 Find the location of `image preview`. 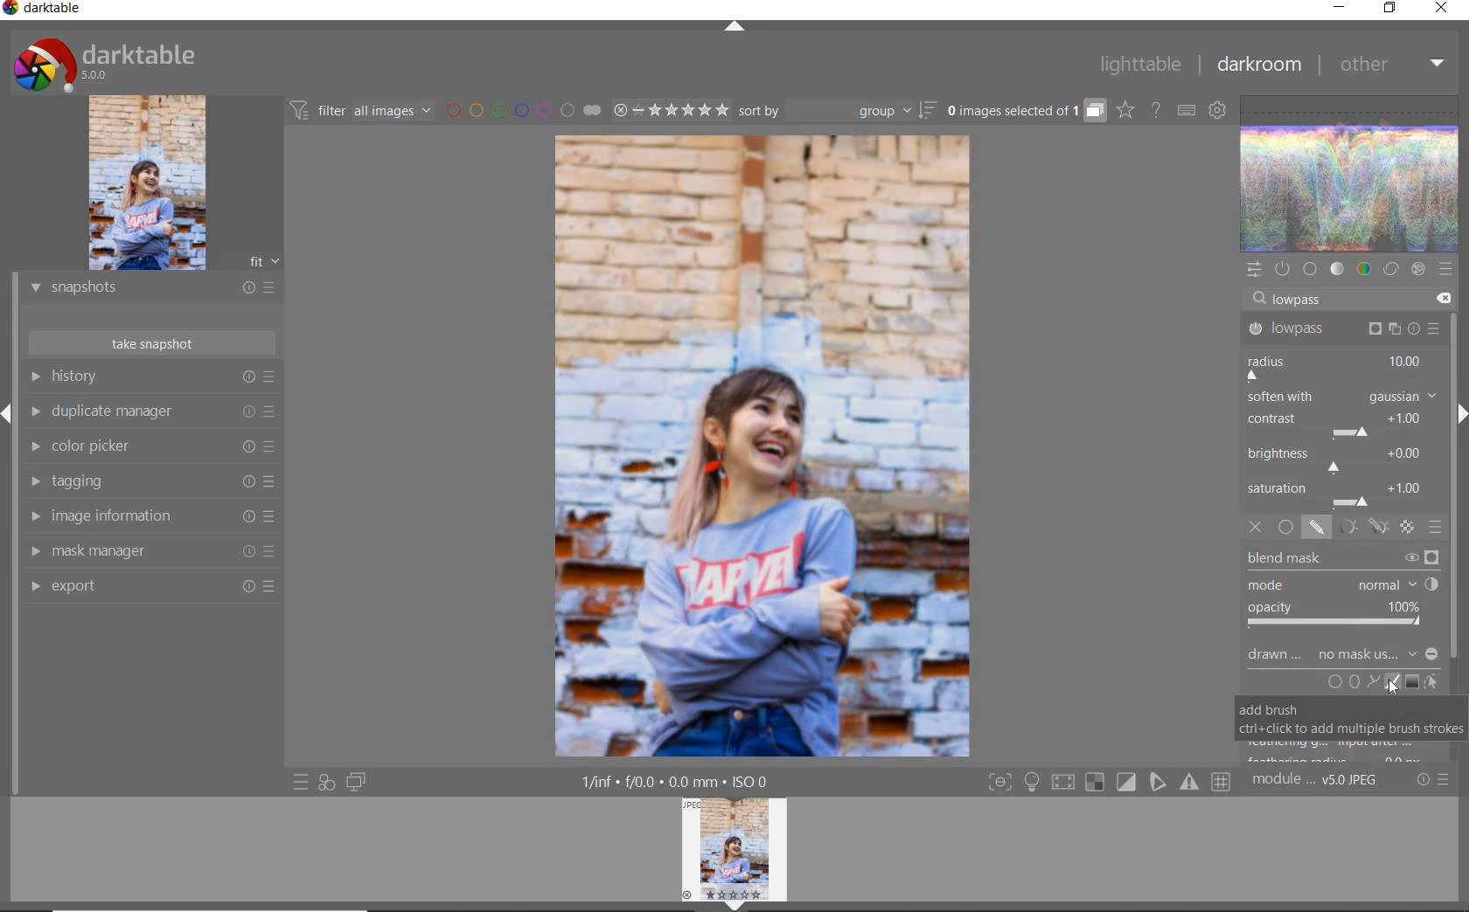

image preview is located at coordinates (173, 183).